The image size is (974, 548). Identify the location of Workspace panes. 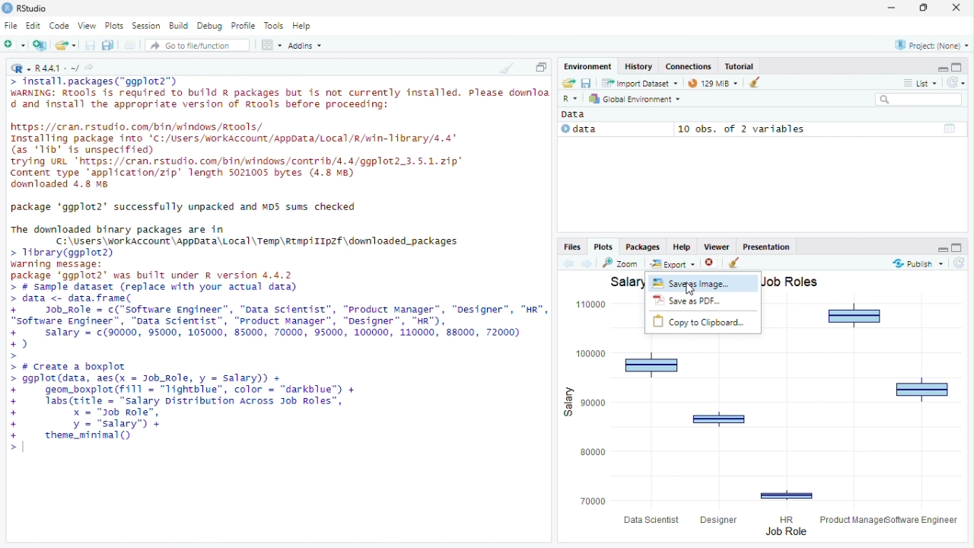
(271, 44).